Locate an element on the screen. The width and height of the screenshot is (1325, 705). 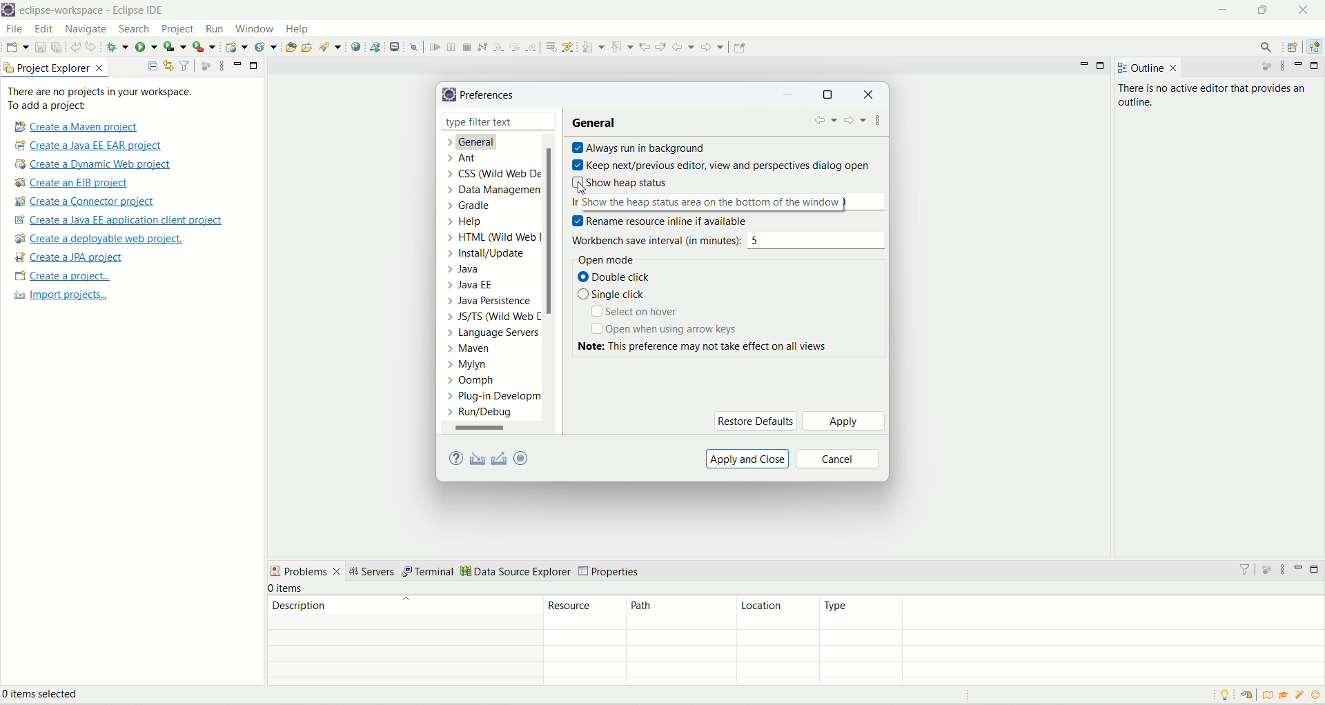
plug-in development is located at coordinates (494, 397).